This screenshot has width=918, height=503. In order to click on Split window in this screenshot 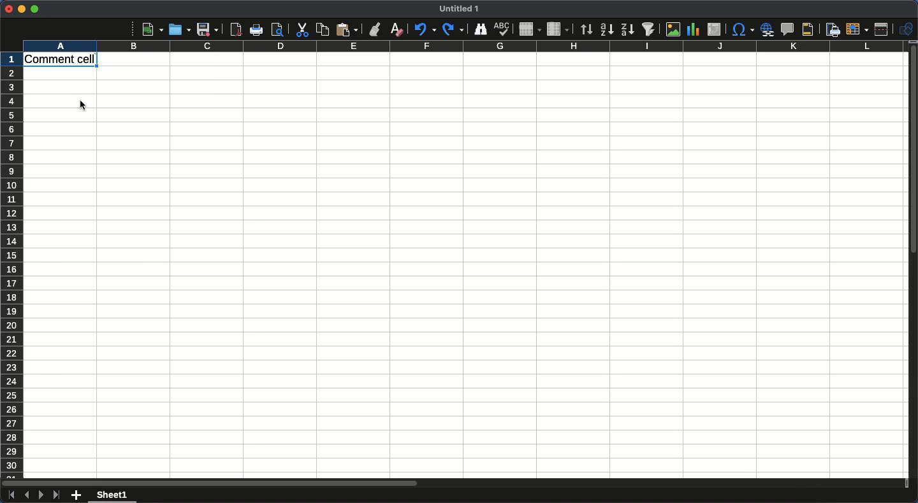, I will do `click(882, 29)`.